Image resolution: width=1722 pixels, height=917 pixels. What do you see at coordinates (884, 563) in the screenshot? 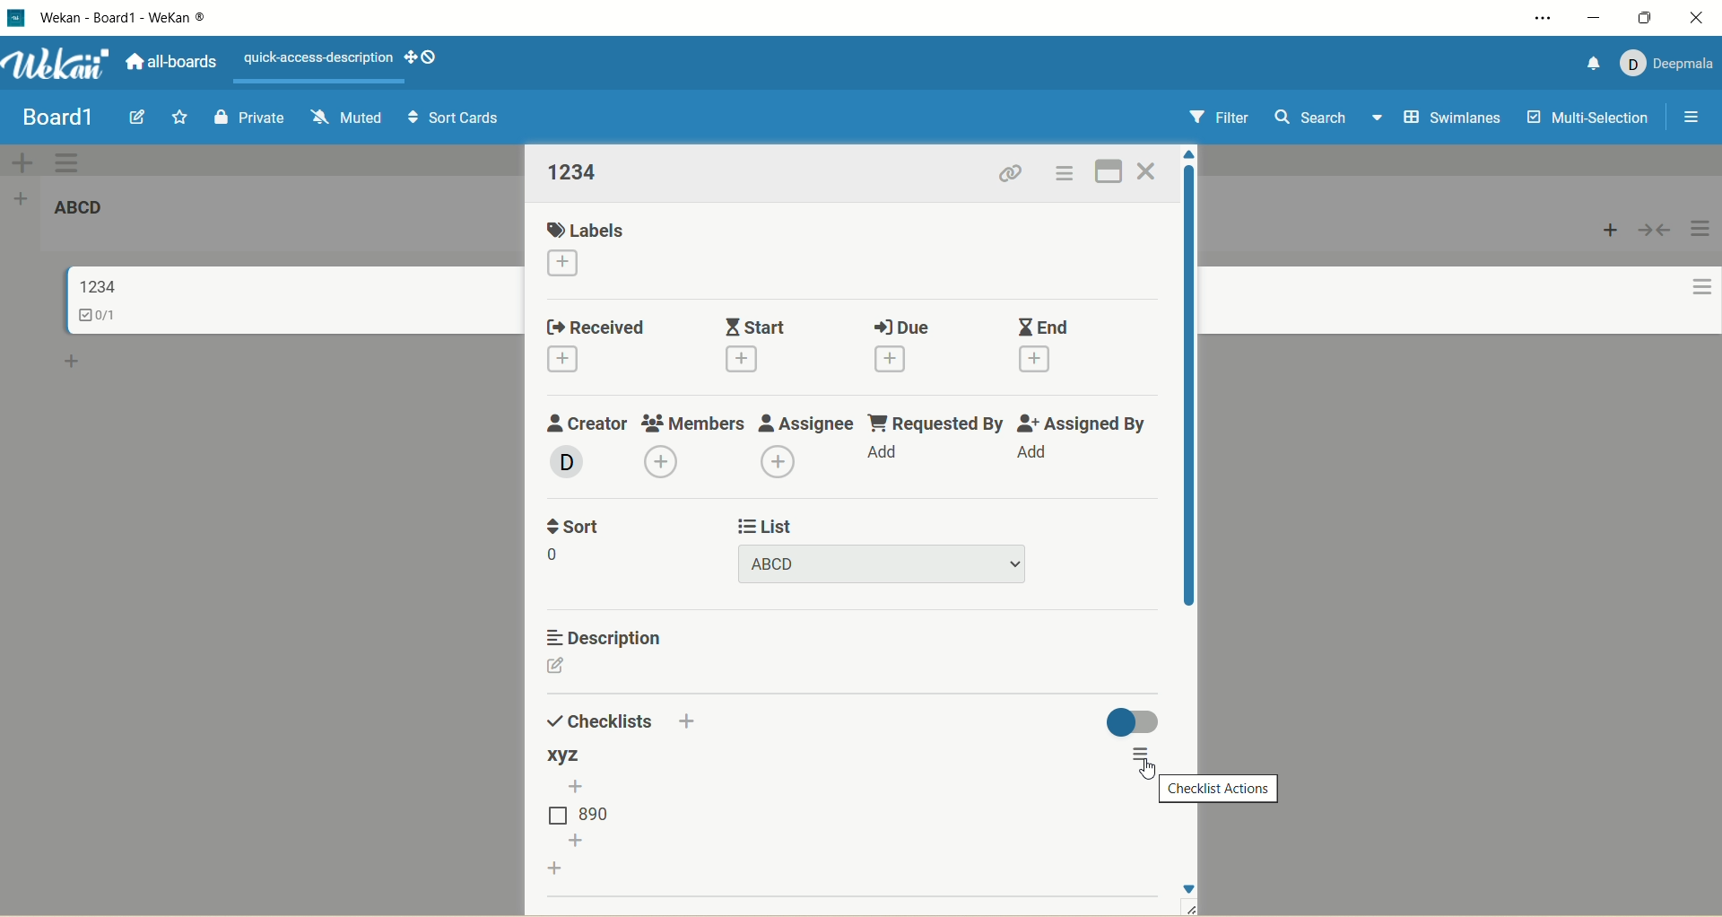
I see `ABCD` at bounding box center [884, 563].